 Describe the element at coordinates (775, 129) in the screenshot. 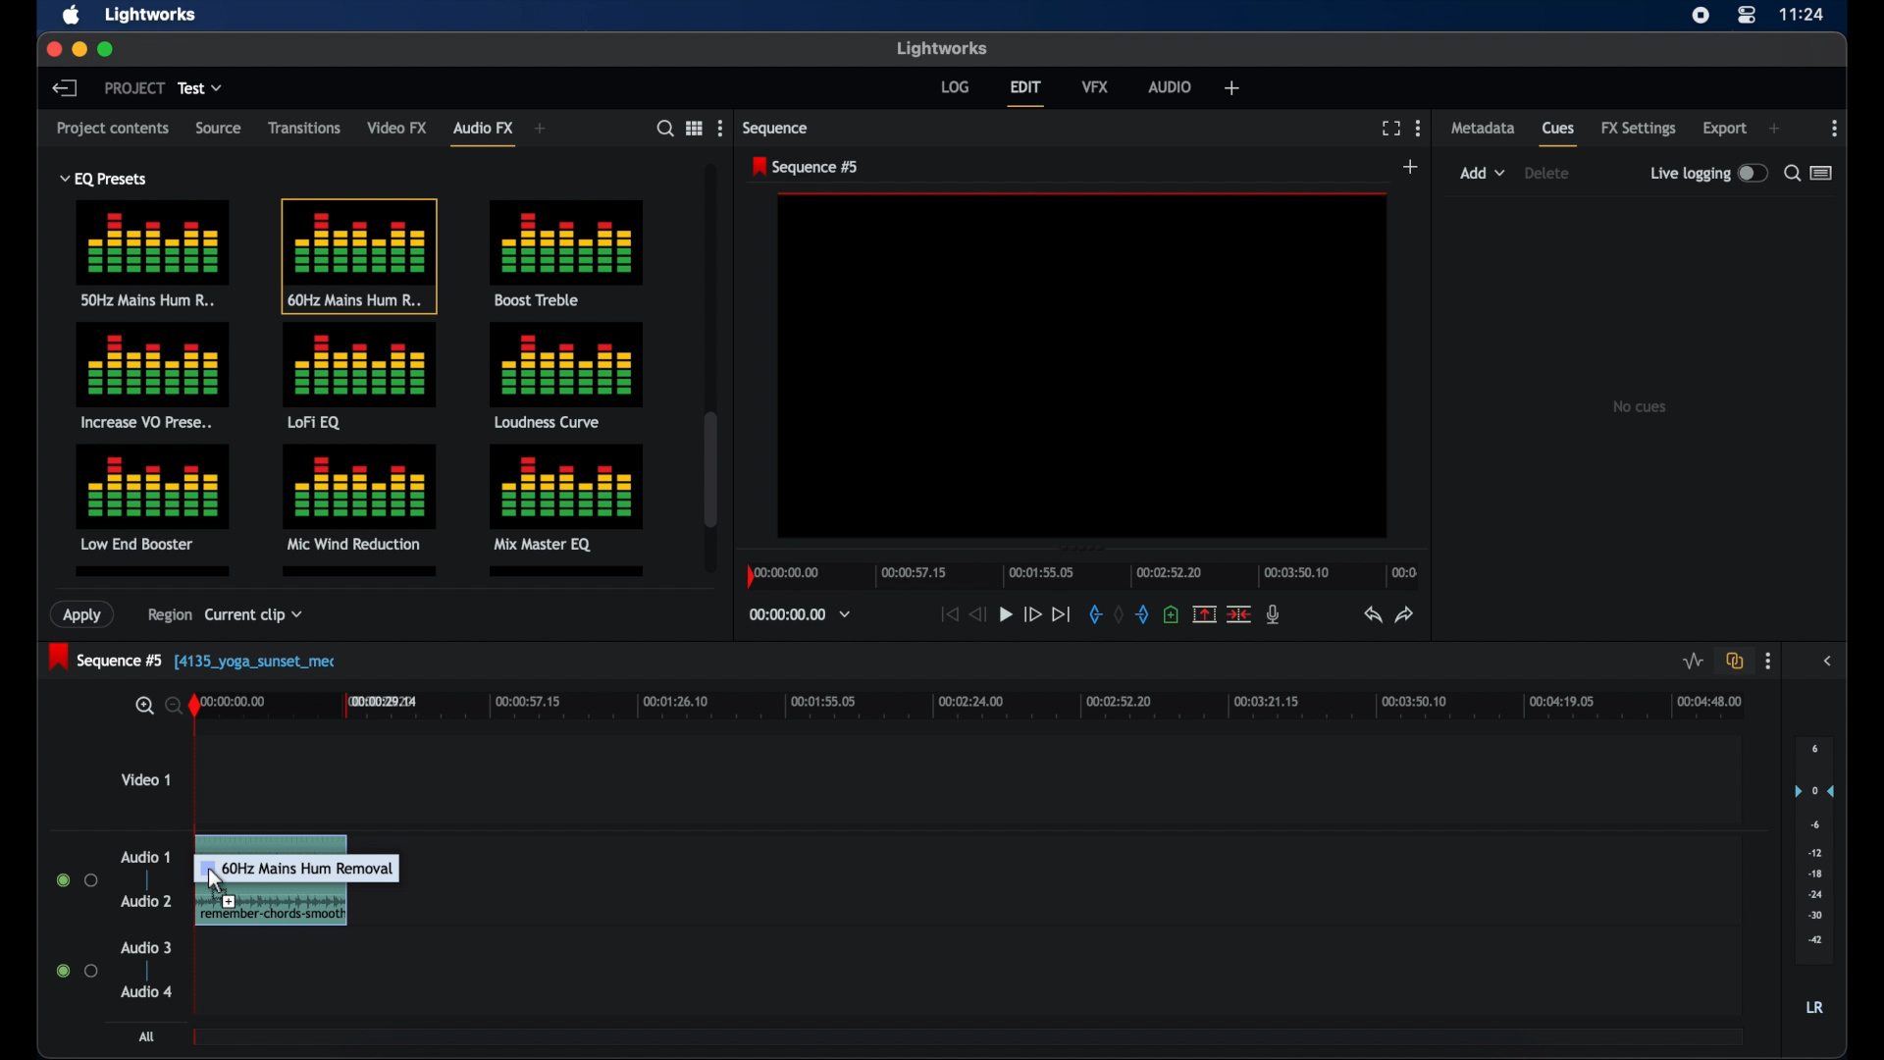

I see `sequence` at that location.